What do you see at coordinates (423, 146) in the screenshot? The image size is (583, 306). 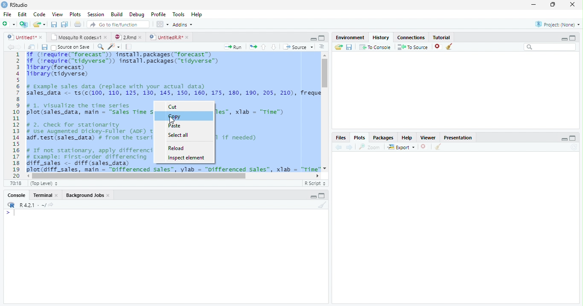 I see `Delete` at bounding box center [423, 146].